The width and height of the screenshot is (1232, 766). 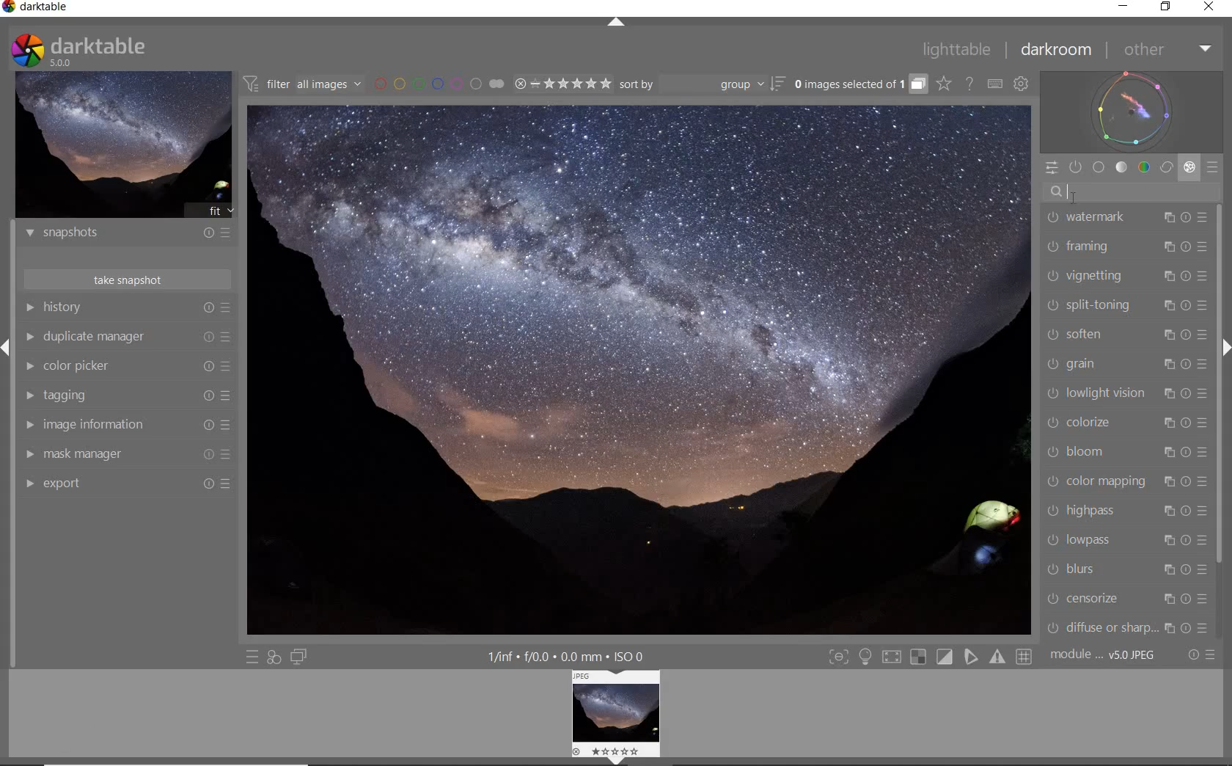 I want to click on color picker, so click(x=85, y=365).